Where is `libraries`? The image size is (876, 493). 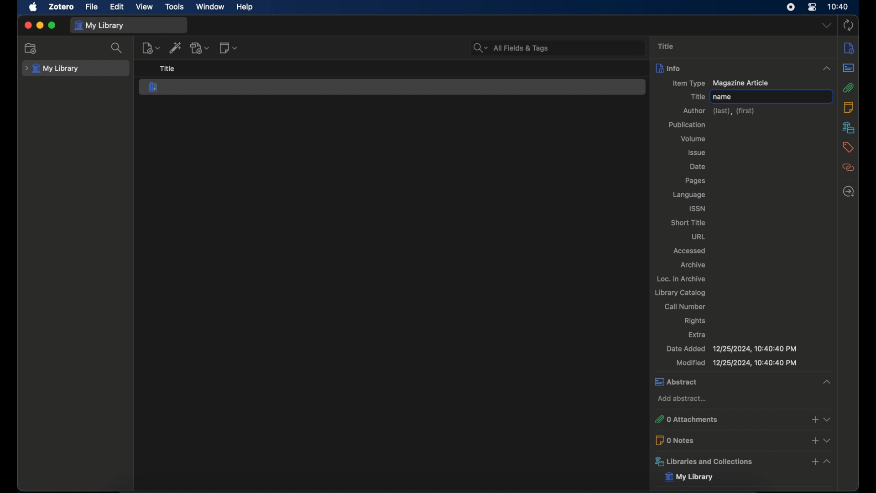 libraries is located at coordinates (847, 127).